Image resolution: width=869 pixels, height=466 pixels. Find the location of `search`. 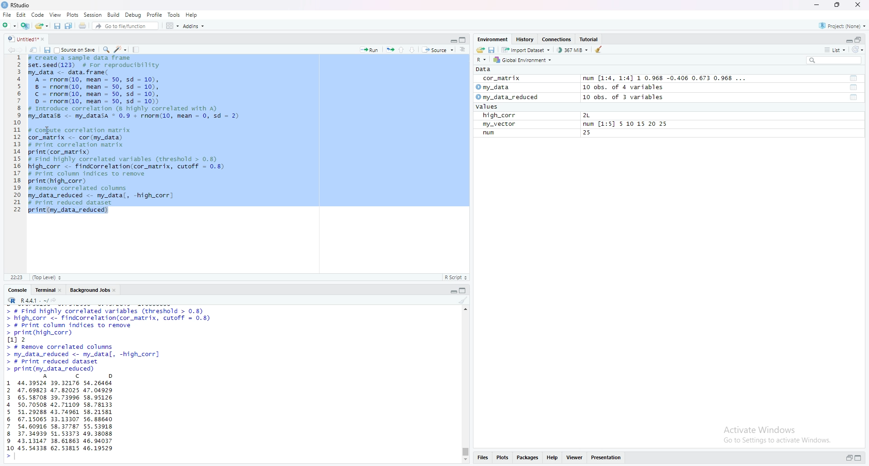

search is located at coordinates (833, 61).